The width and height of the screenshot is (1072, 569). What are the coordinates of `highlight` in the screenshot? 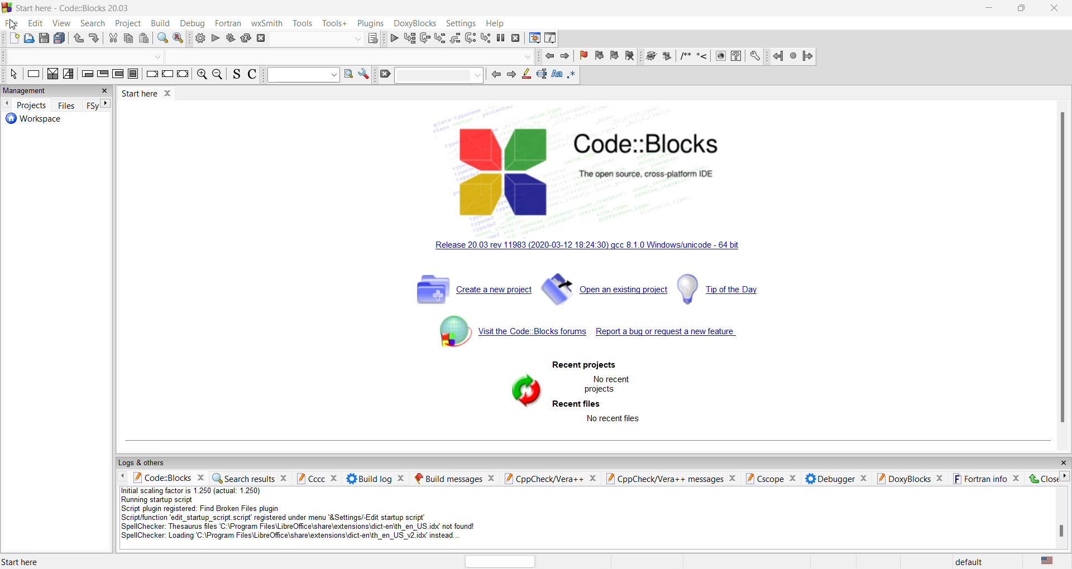 It's located at (524, 74).